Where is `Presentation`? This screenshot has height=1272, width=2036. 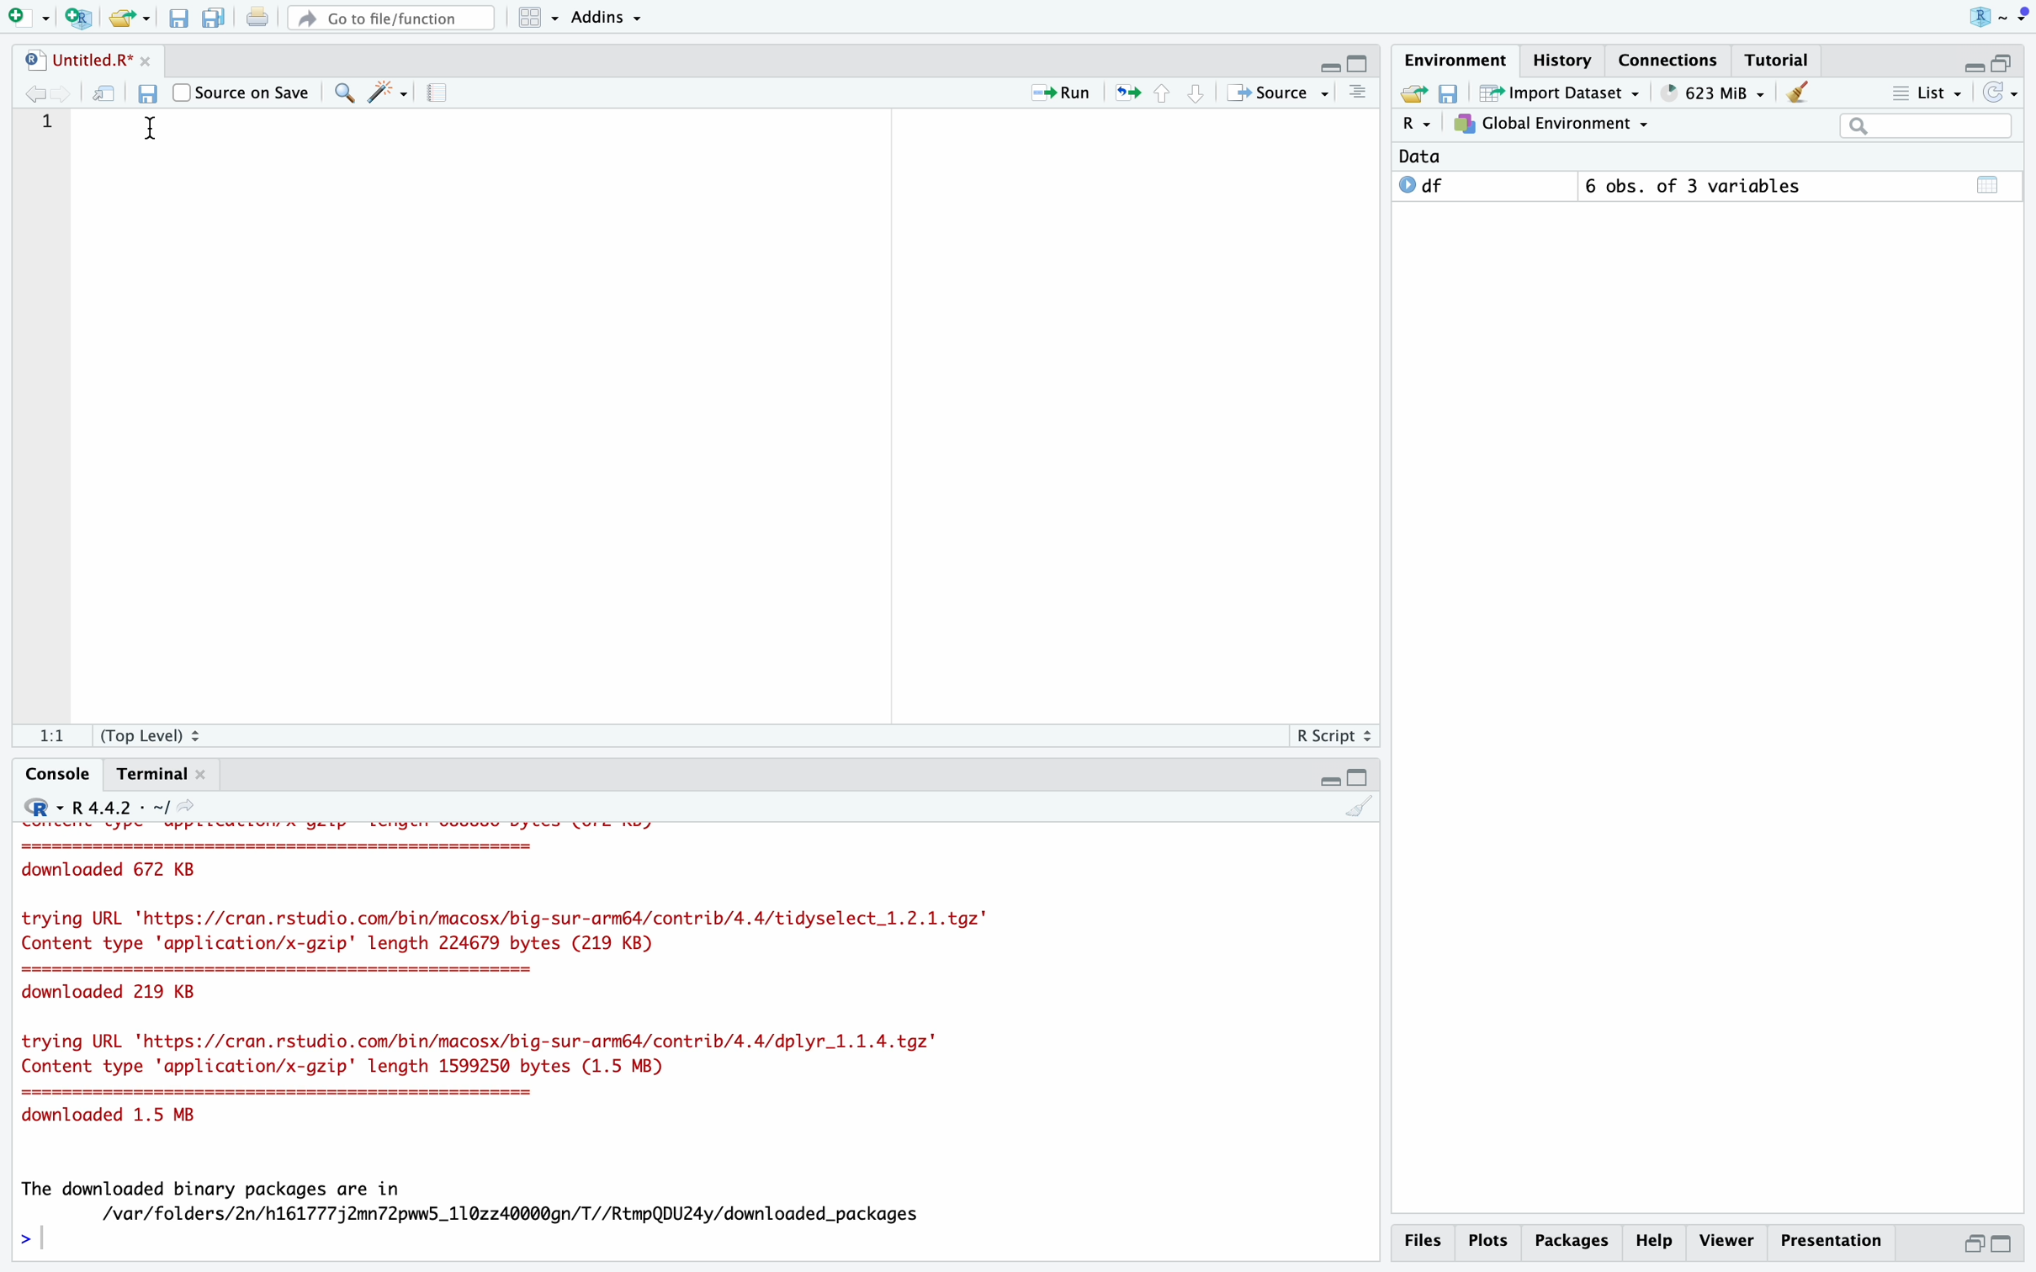
Presentation is located at coordinates (1832, 1241).